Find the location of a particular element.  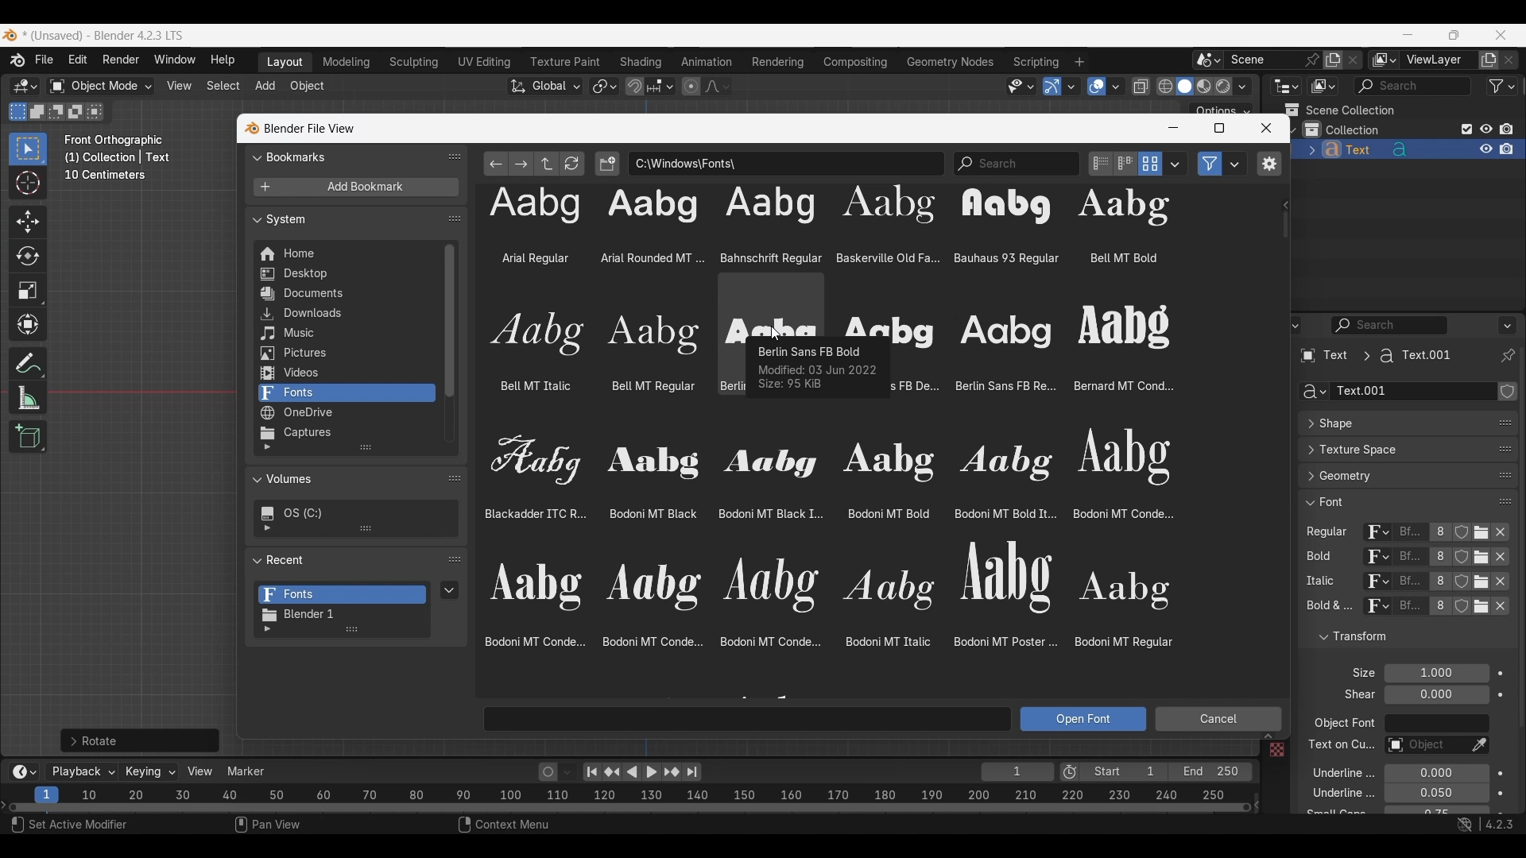

Add workspace is located at coordinates (1079, 62).